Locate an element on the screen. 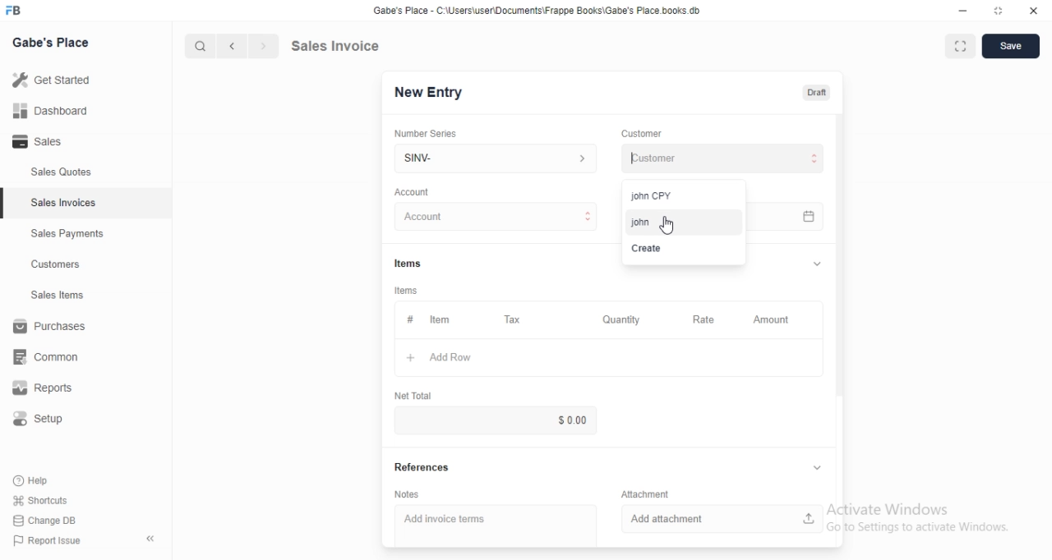 The width and height of the screenshot is (1052, 560). Getstared is located at coordinates (56, 81).